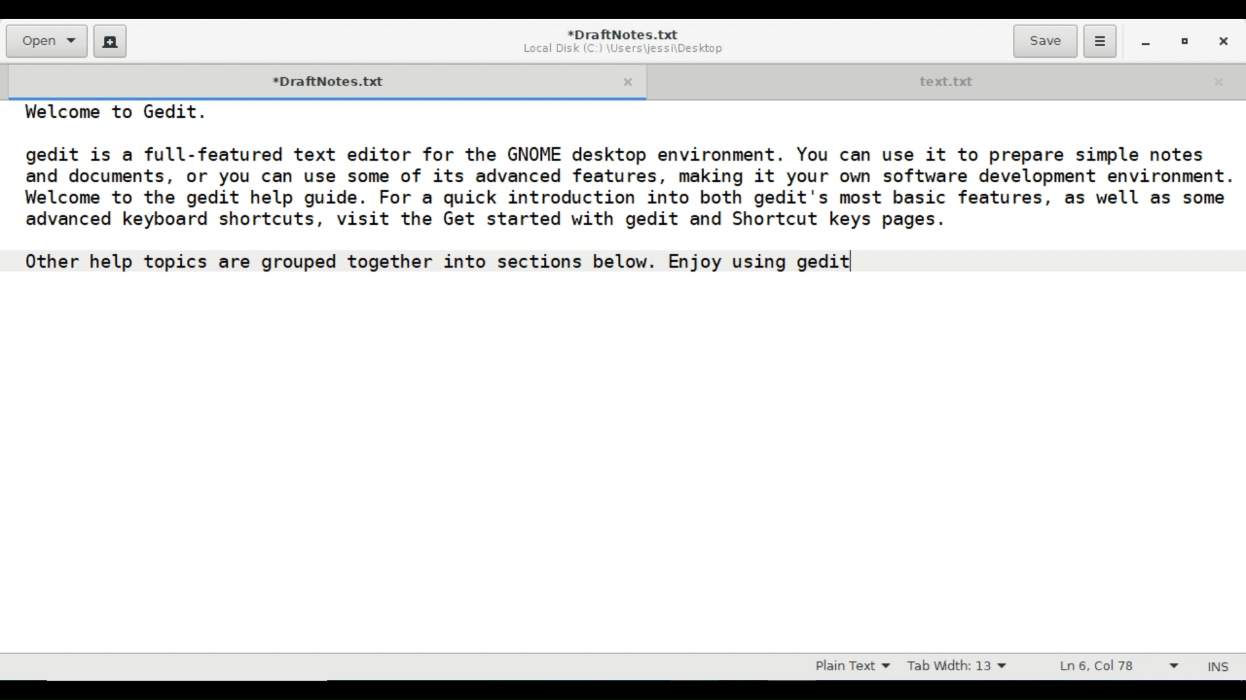 This screenshot has height=700, width=1246. I want to click on Document Path, so click(622, 49).